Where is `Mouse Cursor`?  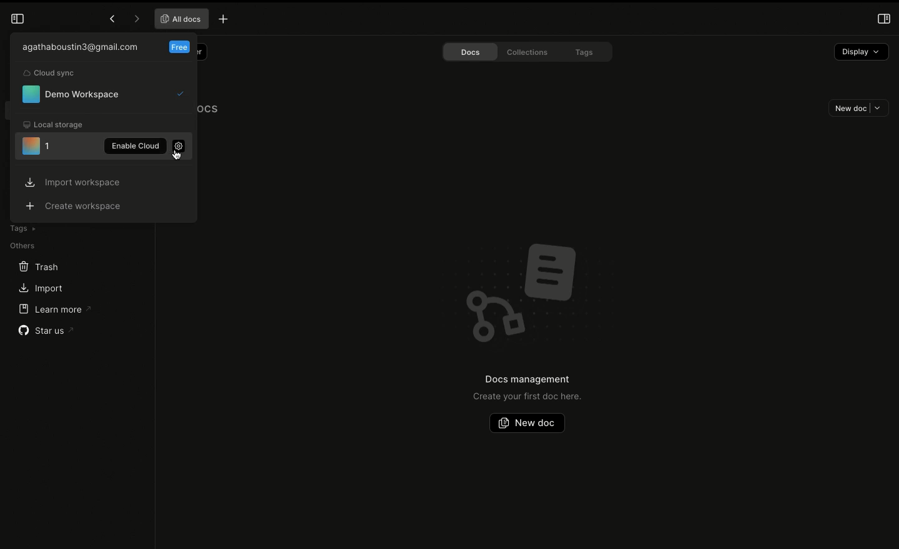 Mouse Cursor is located at coordinates (180, 158).